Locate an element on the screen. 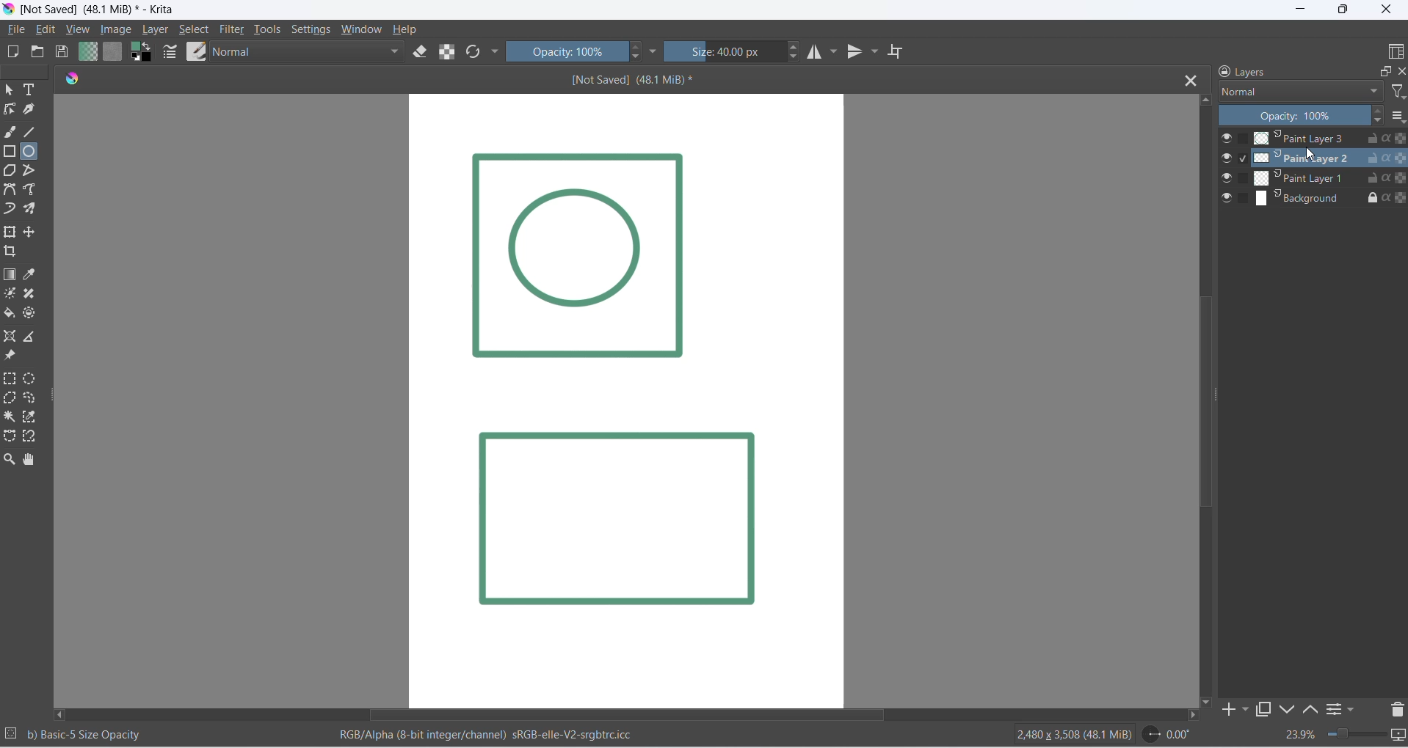 The width and height of the screenshot is (1408, 748). contigous selection stool is located at coordinates (10, 417).